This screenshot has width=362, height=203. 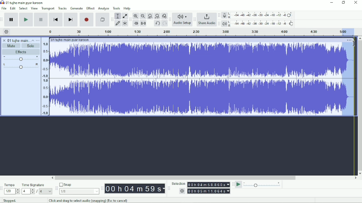 I want to click on Edit, so click(x=13, y=9).